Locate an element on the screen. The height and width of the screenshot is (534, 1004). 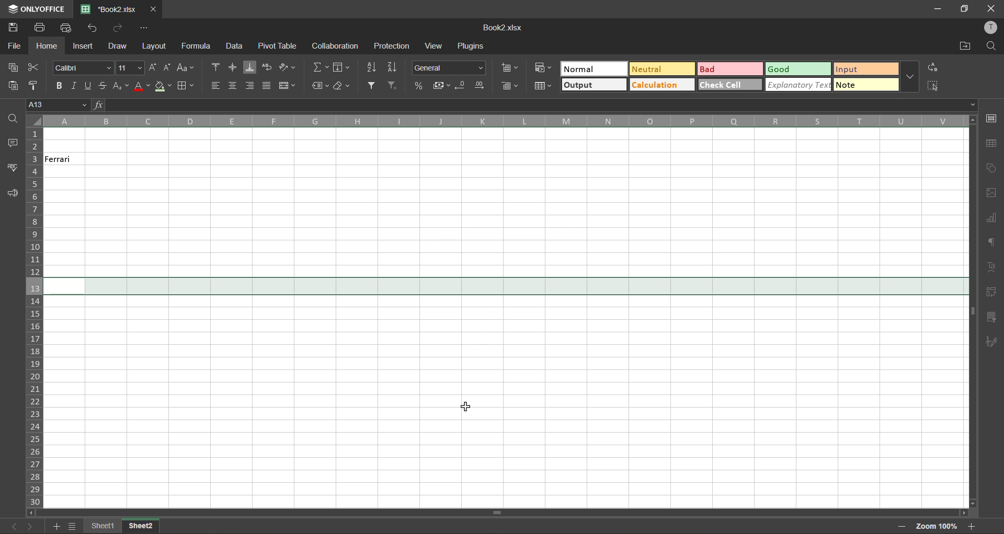
pivot table is located at coordinates (277, 45).